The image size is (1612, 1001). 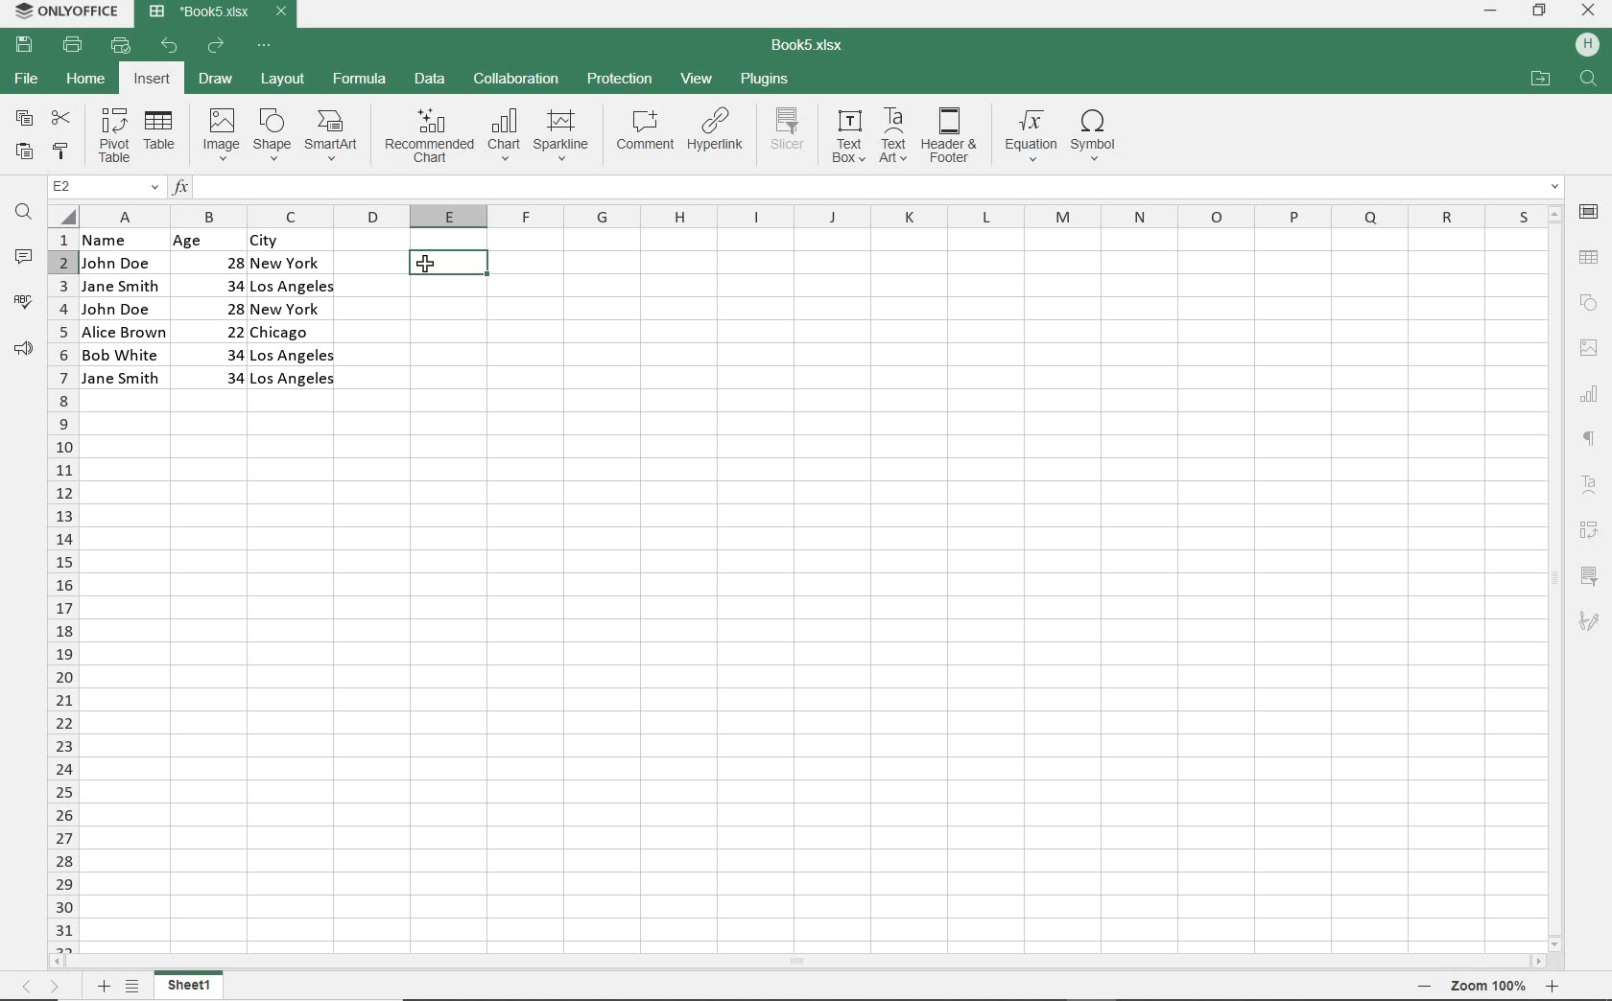 What do you see at coordinates (1100, 135) in the screenshot?
I see `SYMBOL` at bounding box center [1100, 135].